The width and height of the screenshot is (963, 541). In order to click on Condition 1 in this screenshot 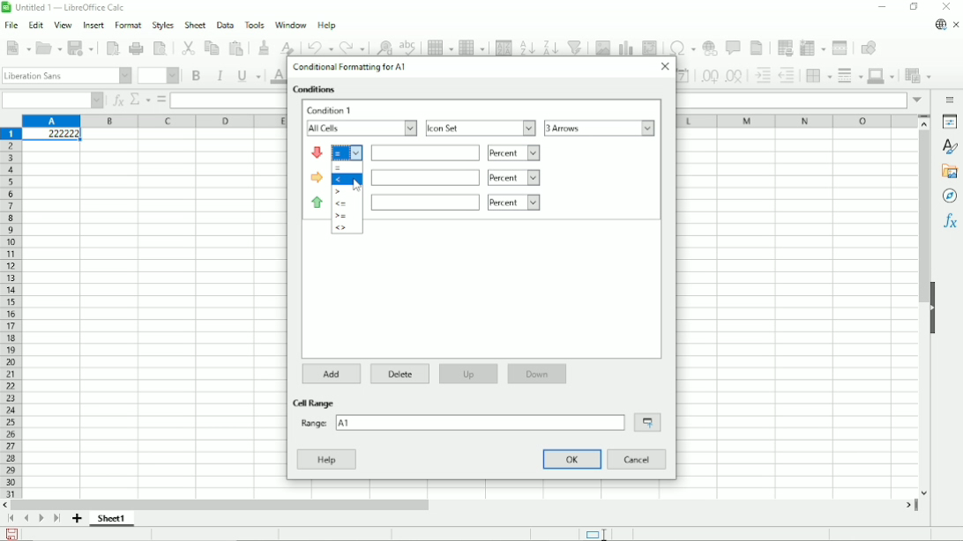, I will do `click(332, 110)`.